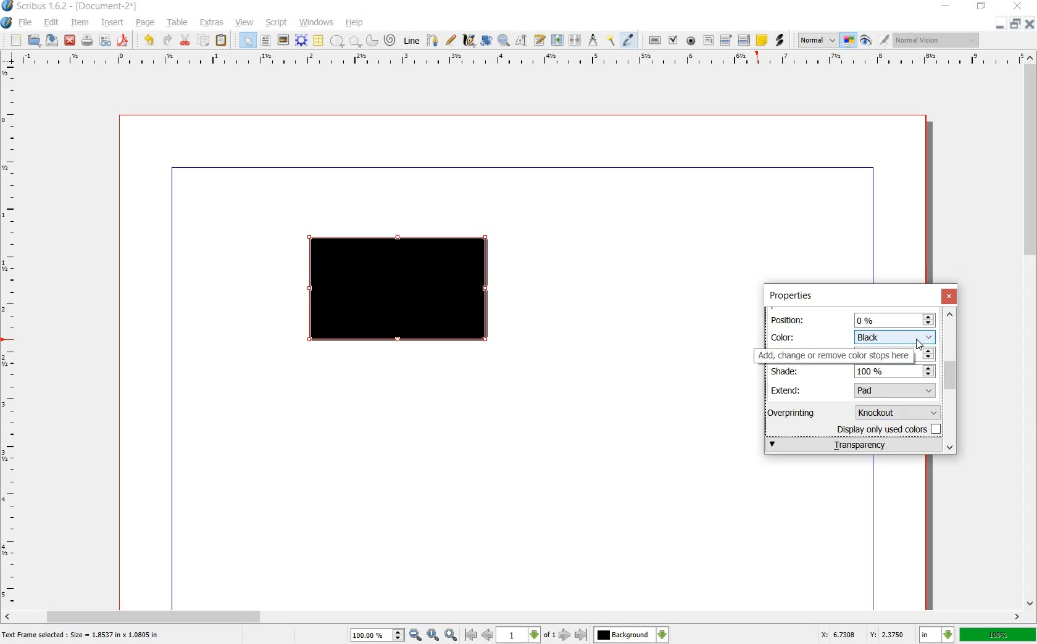  I want to click on close, so click(1028, 23).